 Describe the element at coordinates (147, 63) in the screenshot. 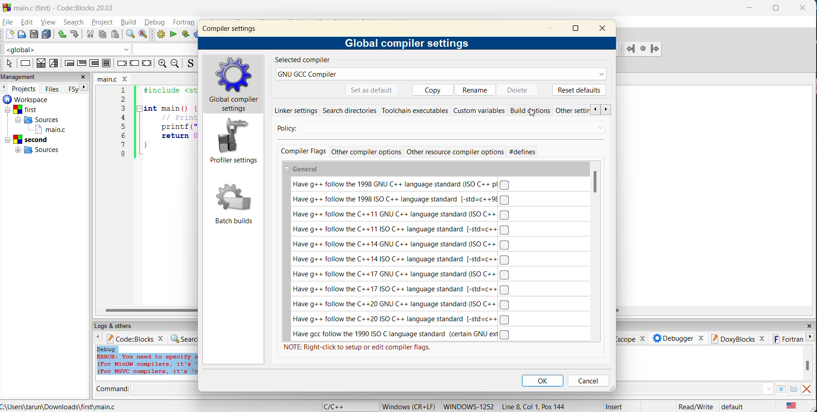

I see `return instruction` at that location.